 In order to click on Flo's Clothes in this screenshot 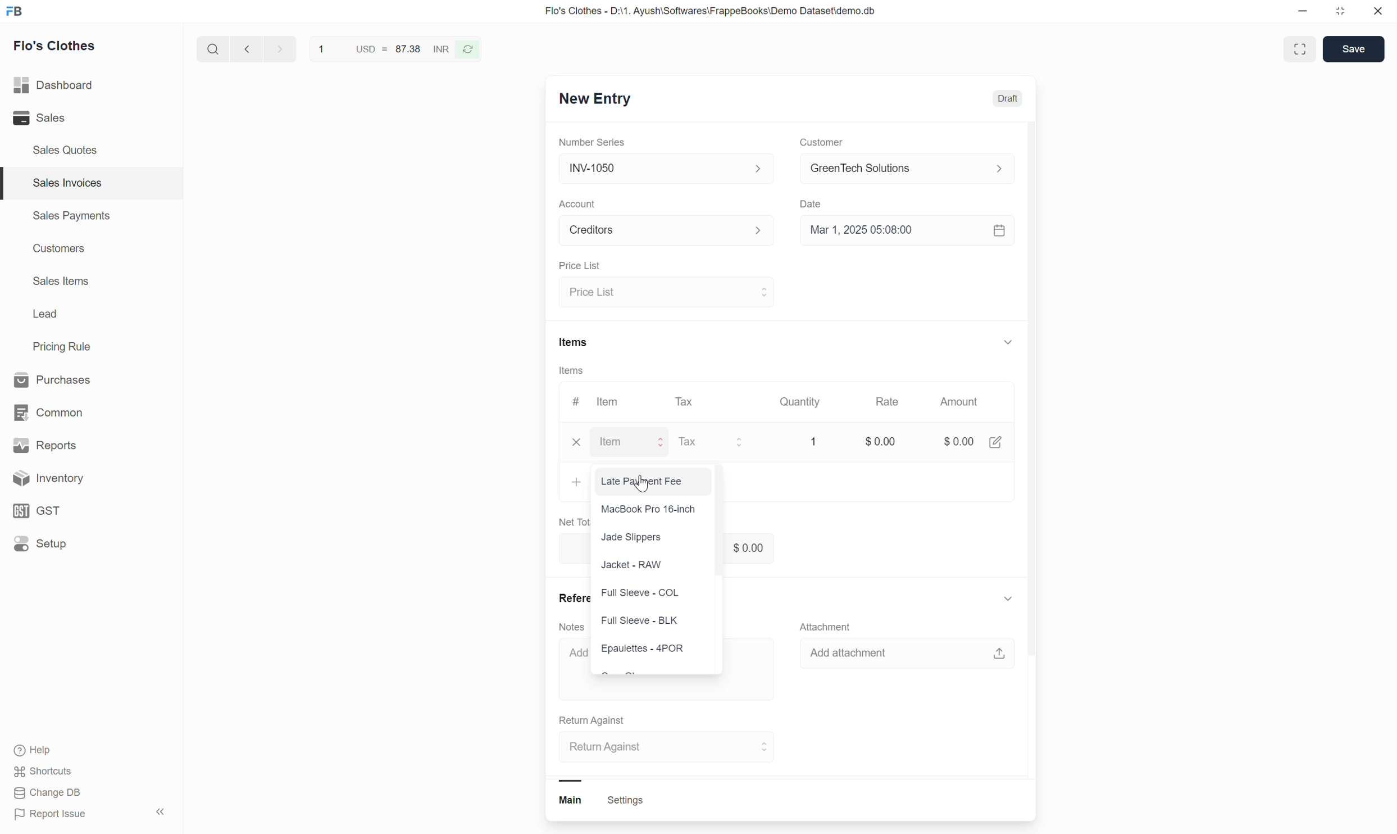, I will do `click(61, 48)`.